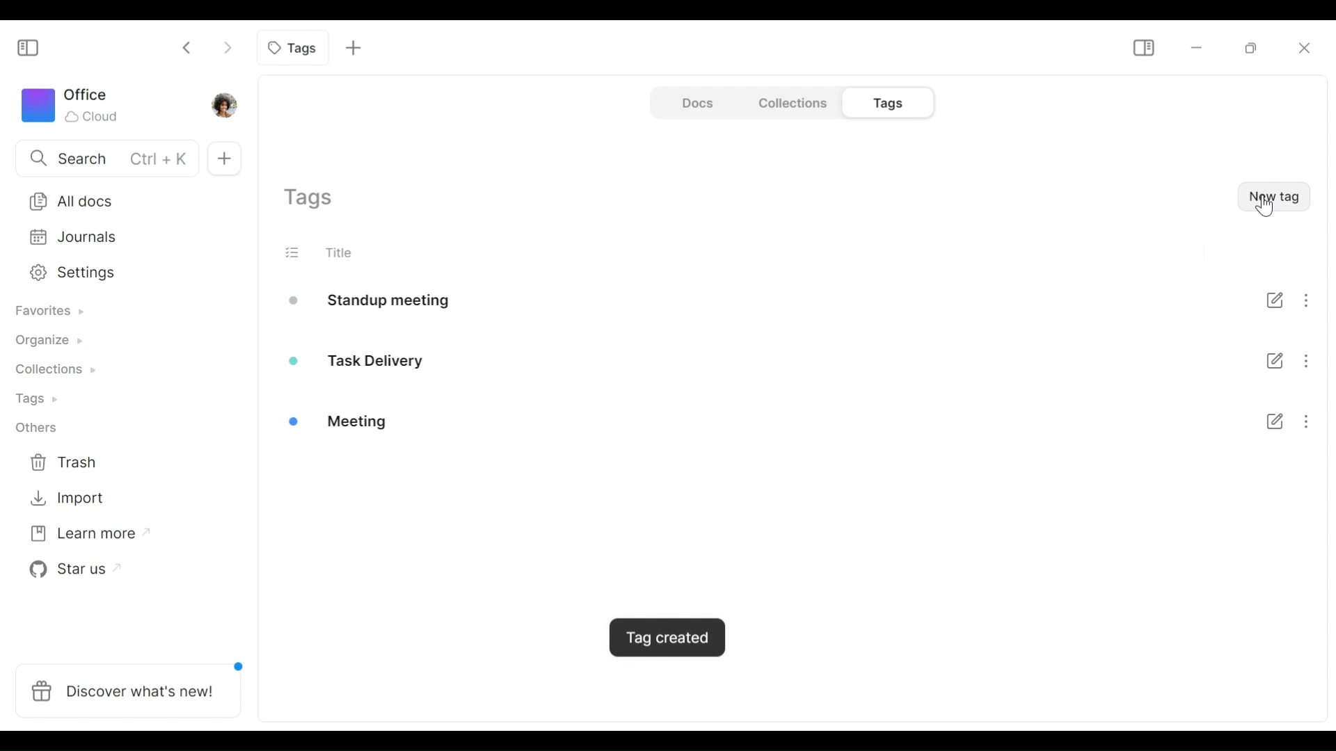 Image resolution: width=1336 pixels, height=751 pixels. Describe the element at coordinates (883, 104) in the screenshot. I see `Tags` at that location.